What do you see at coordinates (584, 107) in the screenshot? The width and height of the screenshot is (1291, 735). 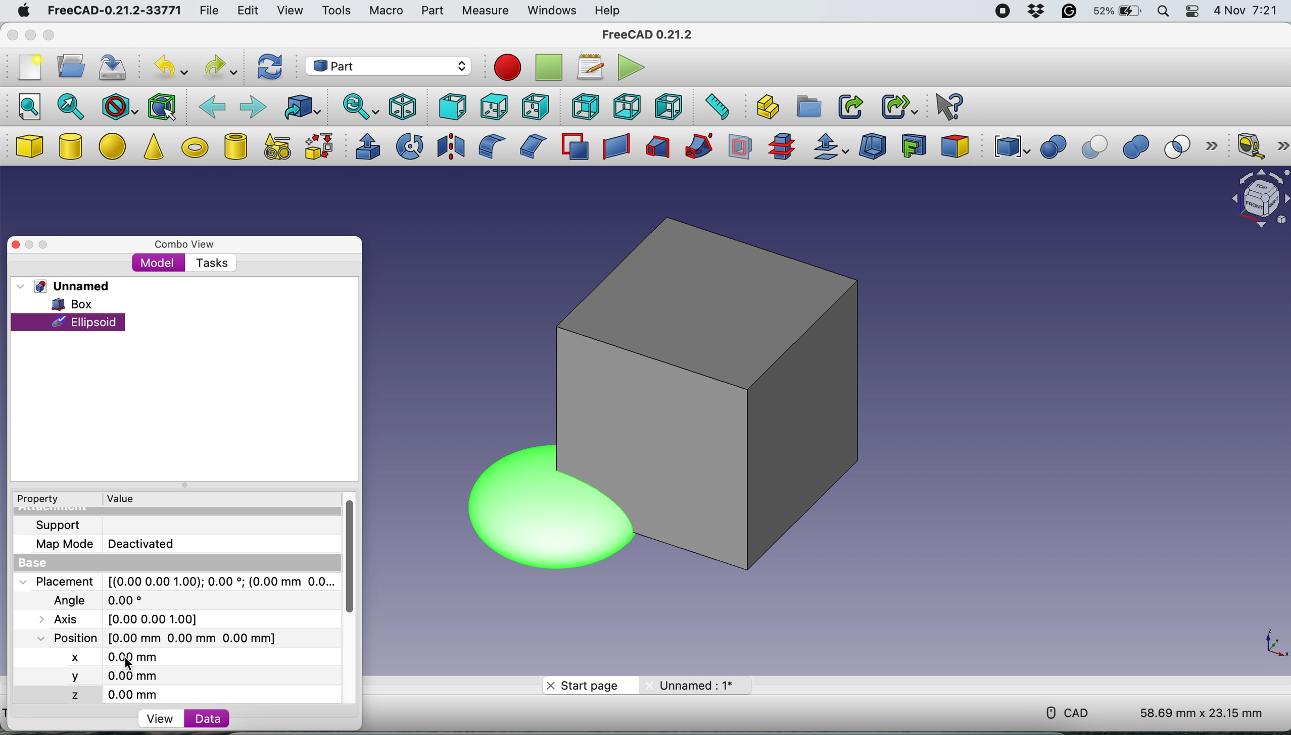 I see `rear` at bounding box center [584, 107].